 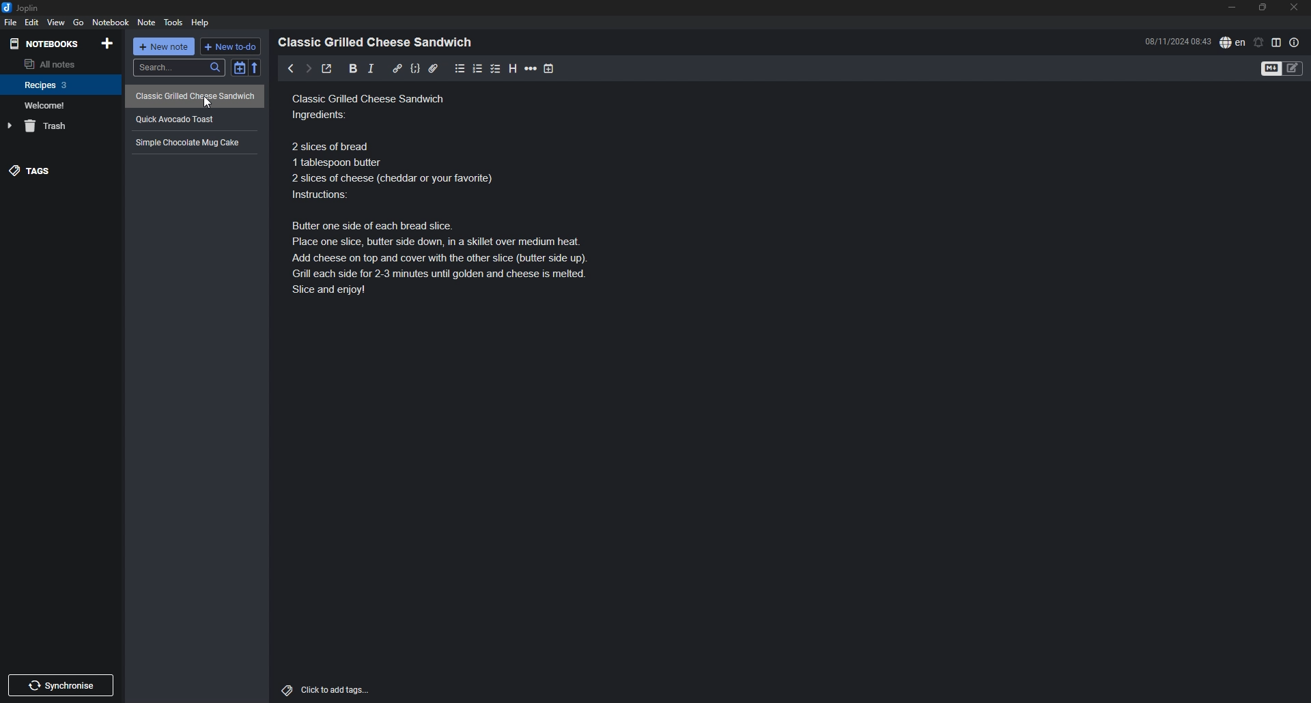 What do you see at coordinates (255, 68) in the screenshot?
I see `reverse sort order` at bounding box center [255, 68].